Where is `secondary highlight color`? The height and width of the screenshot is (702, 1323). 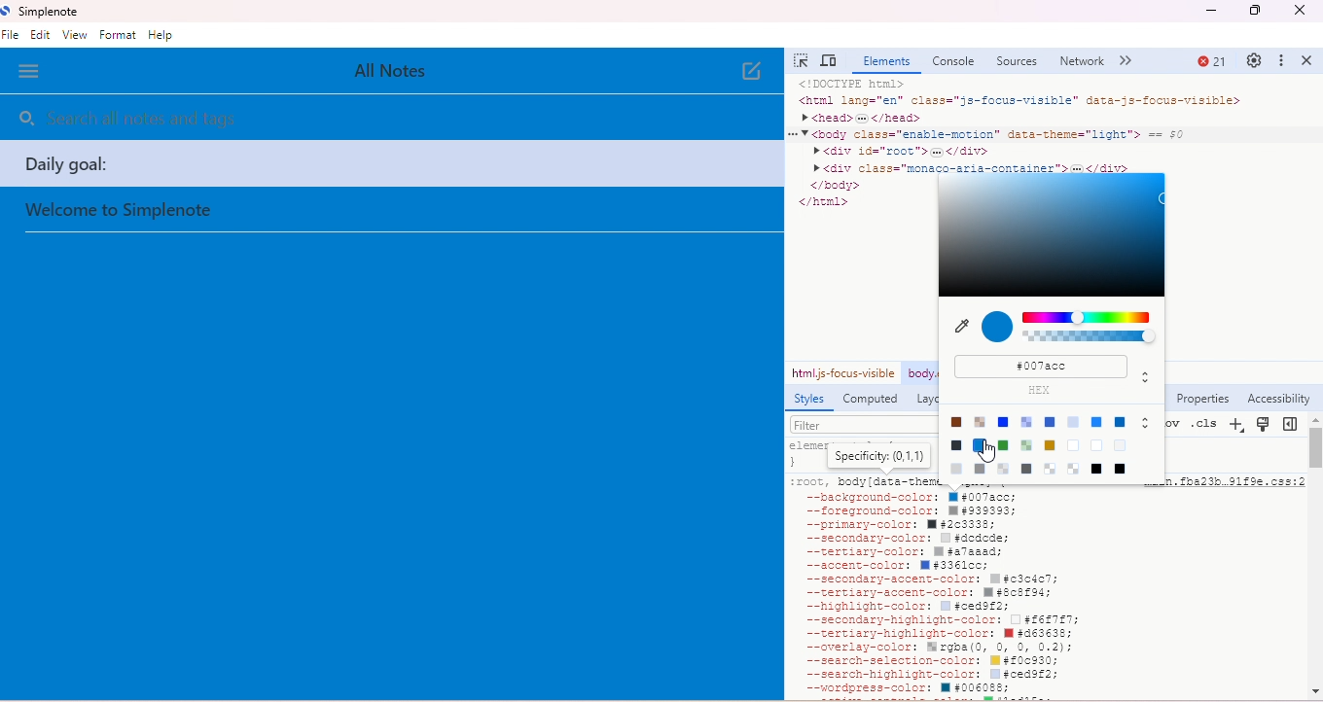
secondary highlight color is located at coordinates (932, 620).